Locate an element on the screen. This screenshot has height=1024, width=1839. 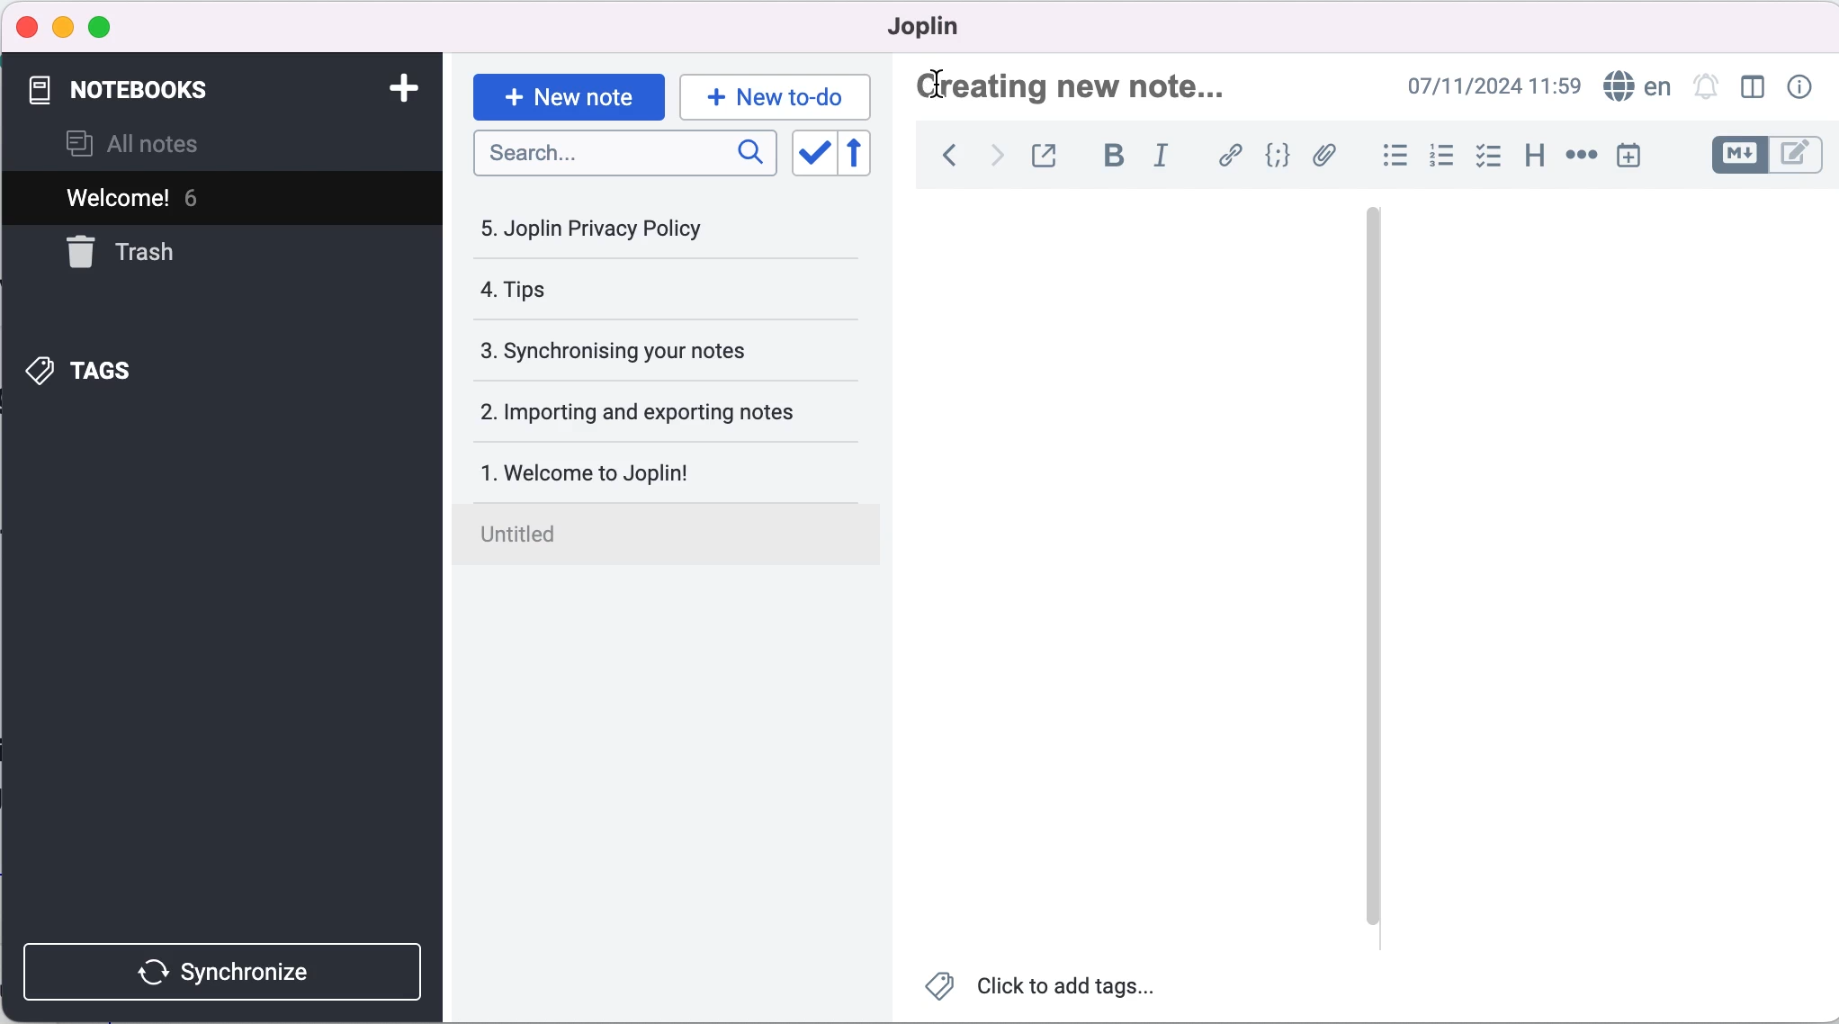
click to add tags is located at coordinates (1053, 987).